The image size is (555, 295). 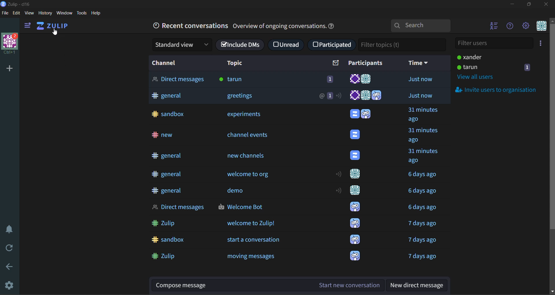 I want to click on main menu, so click(x=527, y=27).